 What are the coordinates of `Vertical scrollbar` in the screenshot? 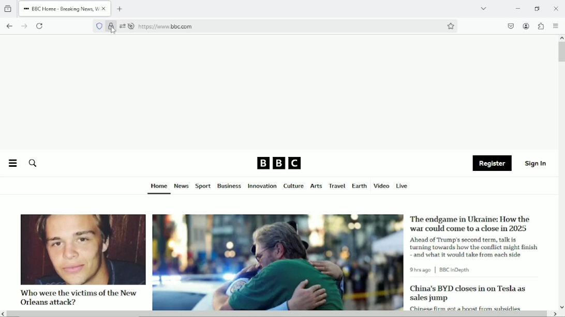 It's located at (561, 52).